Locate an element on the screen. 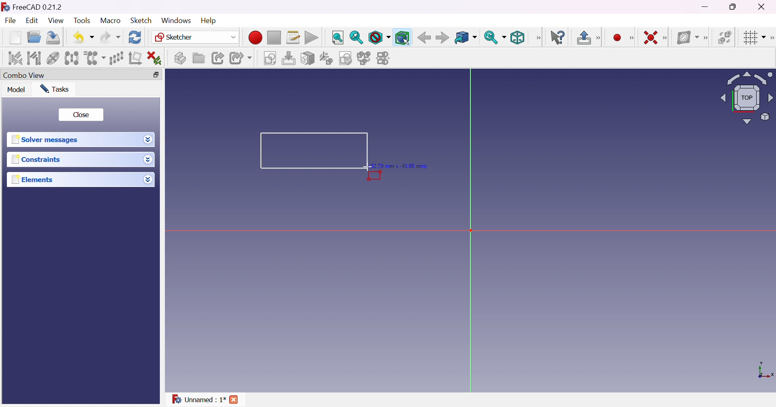  Mirror sketch... is located at coordinates (384, 58).